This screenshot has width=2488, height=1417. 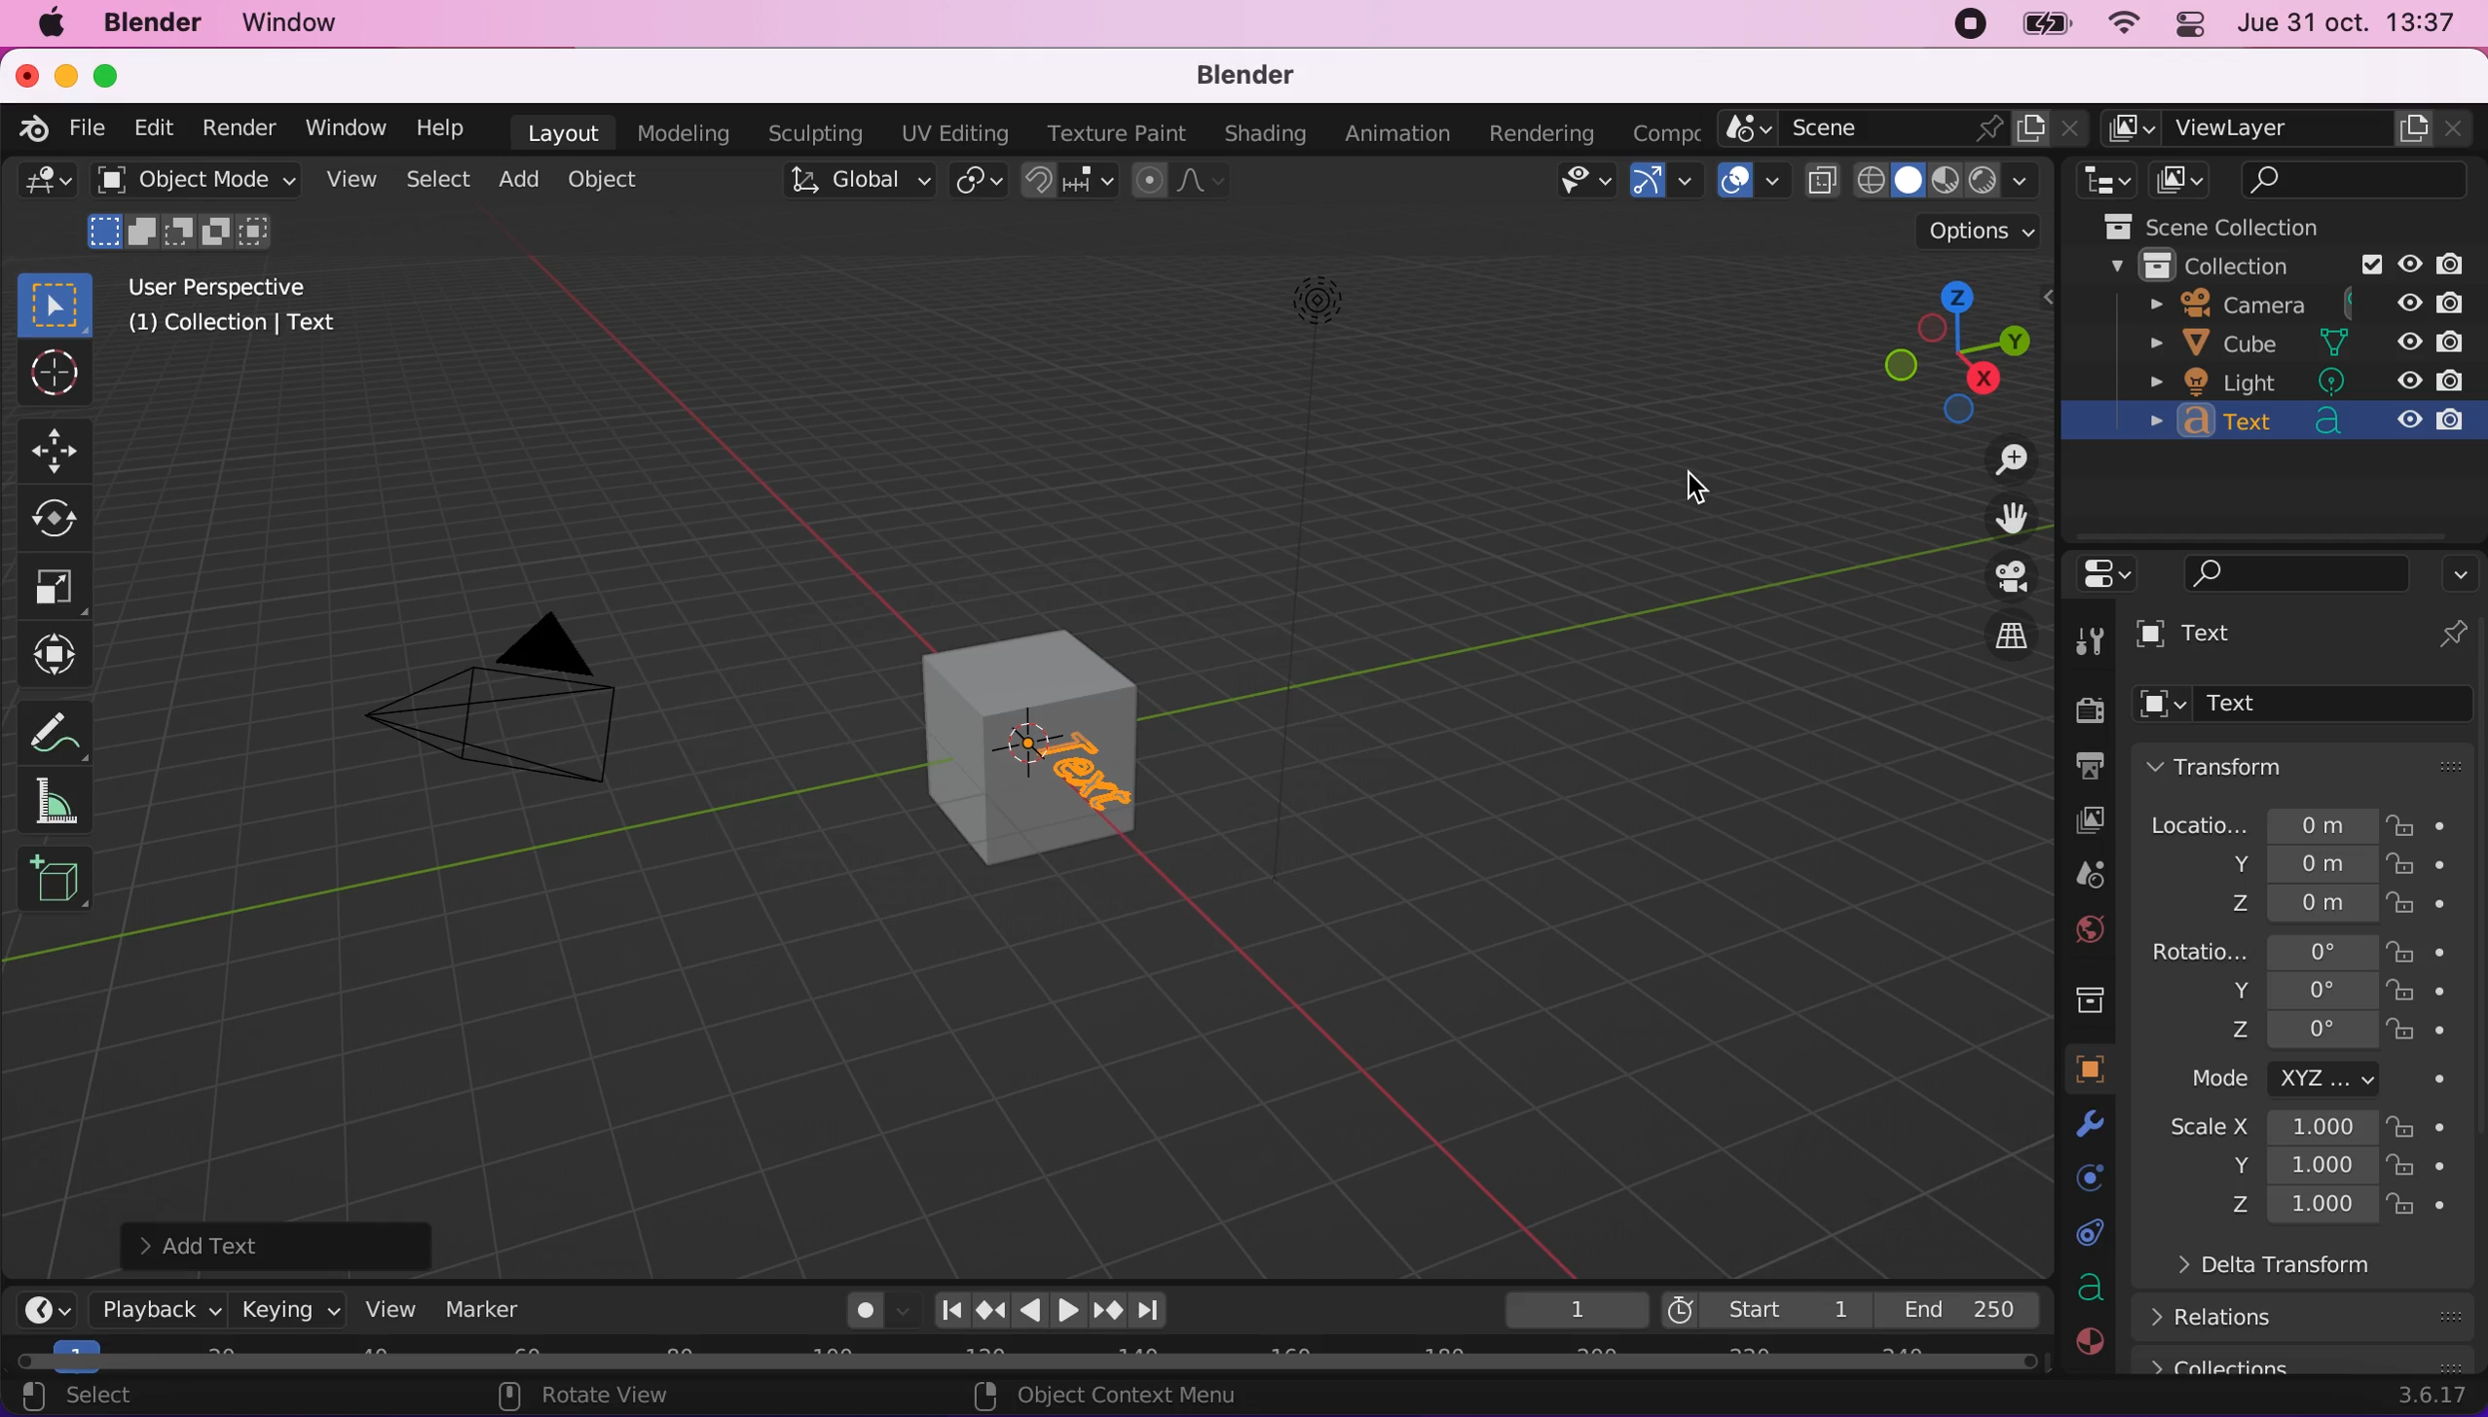 I want to click on jue 31 oct, 13:37, so click(x=2355, y=23).